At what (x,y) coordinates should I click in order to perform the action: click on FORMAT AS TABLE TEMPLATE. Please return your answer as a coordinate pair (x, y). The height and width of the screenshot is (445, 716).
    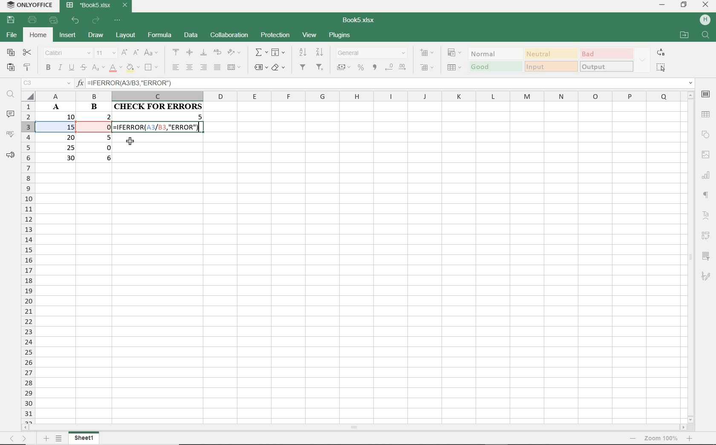
    Looking at the image, I should click on (454, 67).